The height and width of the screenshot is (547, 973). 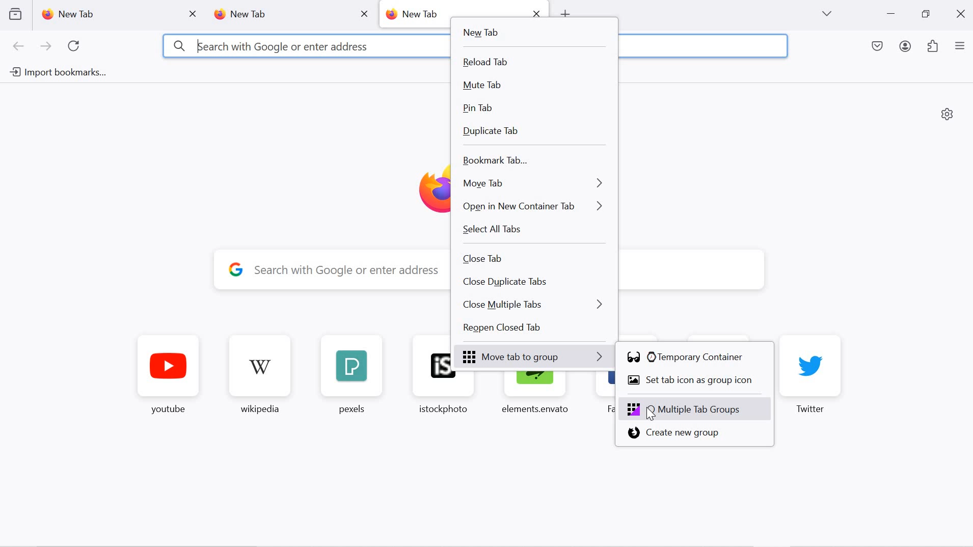 What do you see at coordinates (56, 73) in the screenshot?
I see `import bookmarks` at bounding box center [56, 73].